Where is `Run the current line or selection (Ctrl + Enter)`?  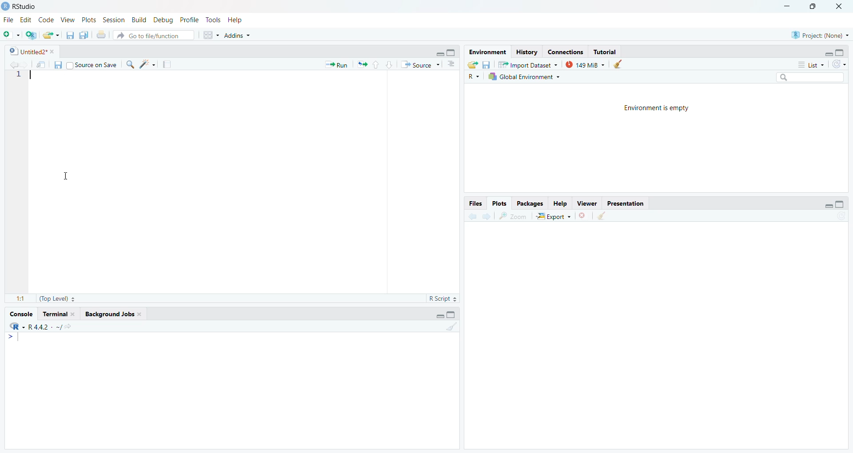
Run the current line or selection (Ctrl + Enter) is located at coordinates (337, 64).